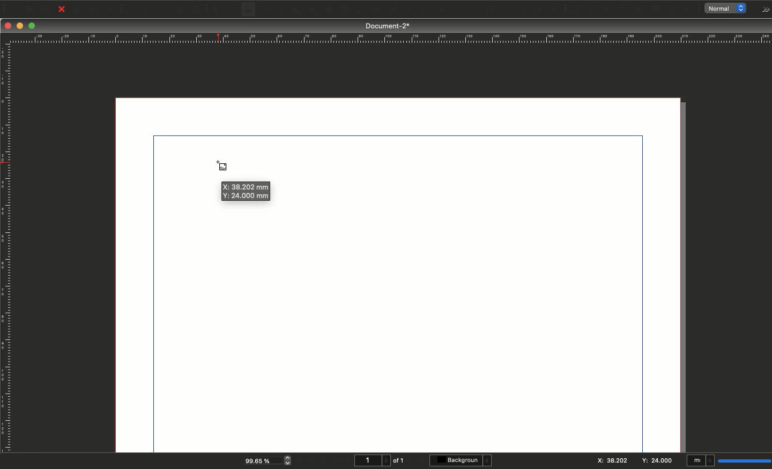 The height and width of the screenshot is (469, 772). I want to click on Measurements, so click(519, 10).